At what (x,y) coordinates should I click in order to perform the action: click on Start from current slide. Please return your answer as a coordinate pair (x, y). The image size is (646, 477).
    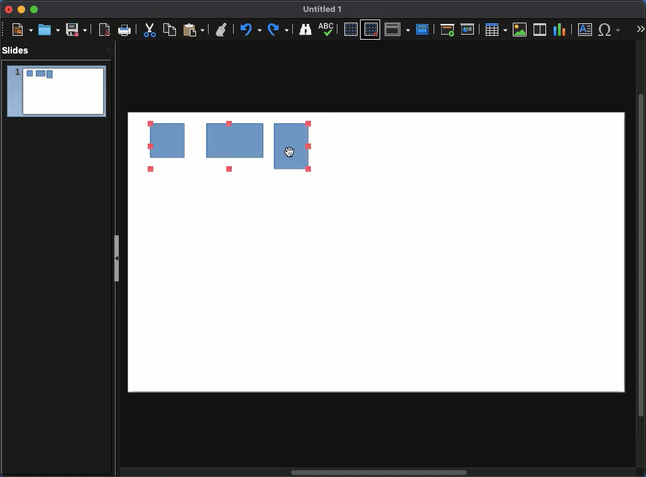
    Looking at the image, I should click on (468, 28).